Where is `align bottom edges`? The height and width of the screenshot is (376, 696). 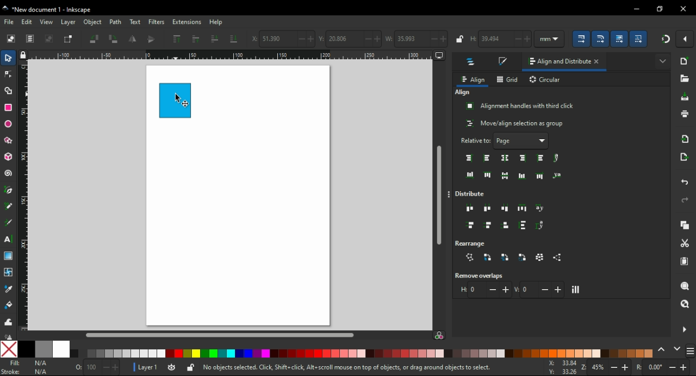
align bottom edges is located at coordinates (505, 176).